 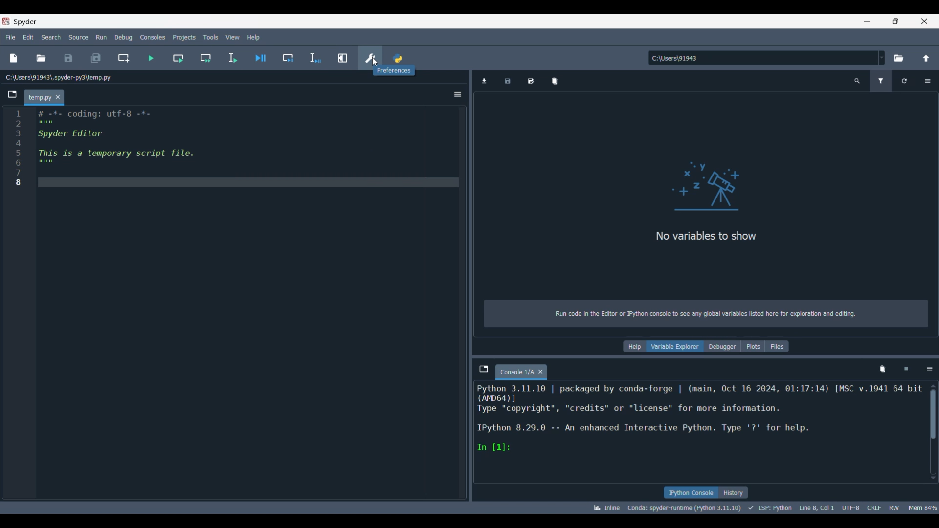 I want to click on Create new cell at current line, so click(x=123, y=58).